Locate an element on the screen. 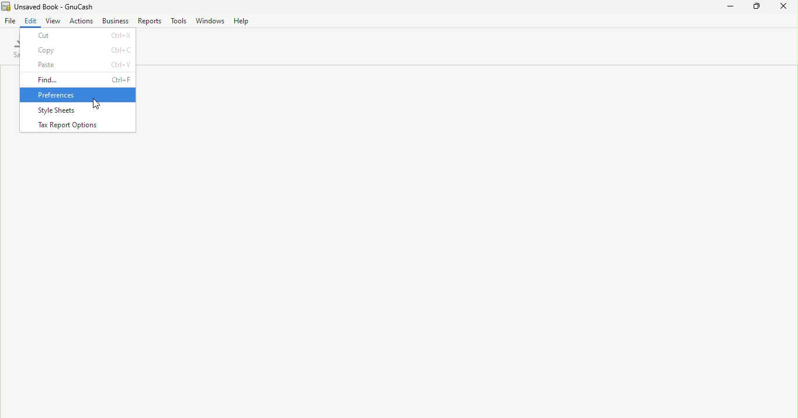 This screenshot has height=418, width=798. Minimize is located at coordinates (731, 7).